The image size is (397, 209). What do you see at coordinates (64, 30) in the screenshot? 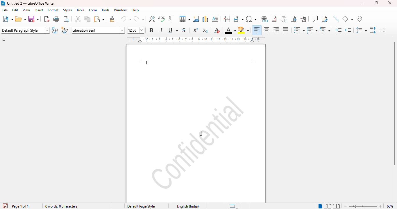
I see `new style from selection` at bounding box center [64, 30].